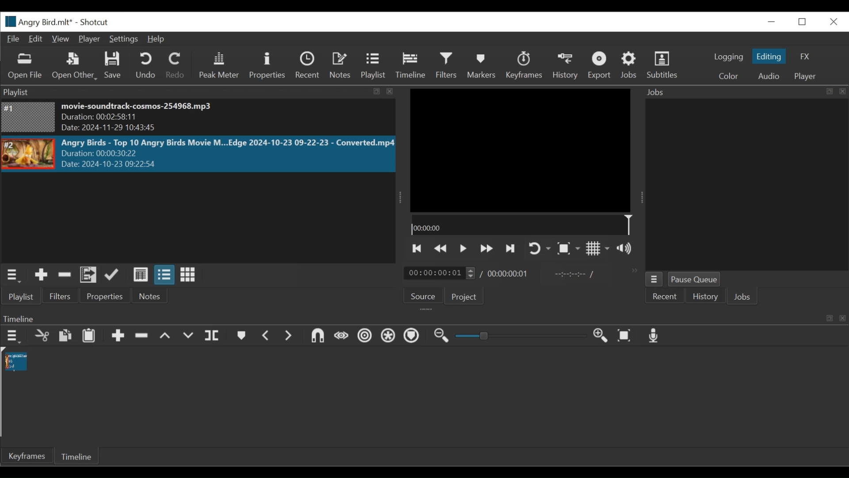  What do you see at coordinates (729, 57) in the screenshot?
I see `logging` at bounding box center [729, 57].